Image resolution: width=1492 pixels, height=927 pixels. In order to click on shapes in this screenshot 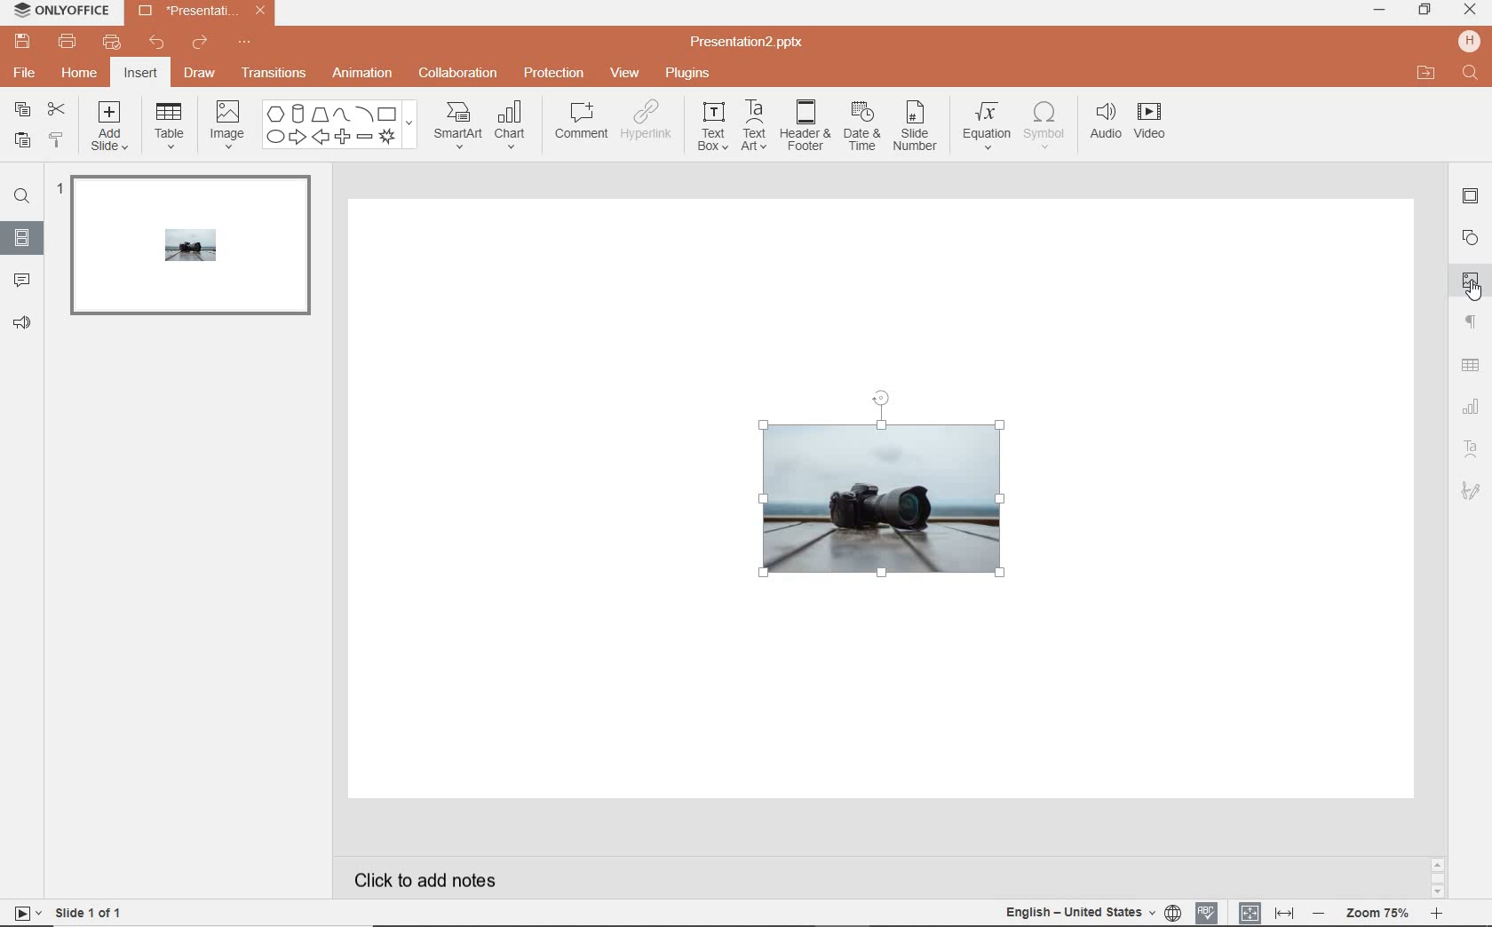, I will do `click(1470, 236)`.